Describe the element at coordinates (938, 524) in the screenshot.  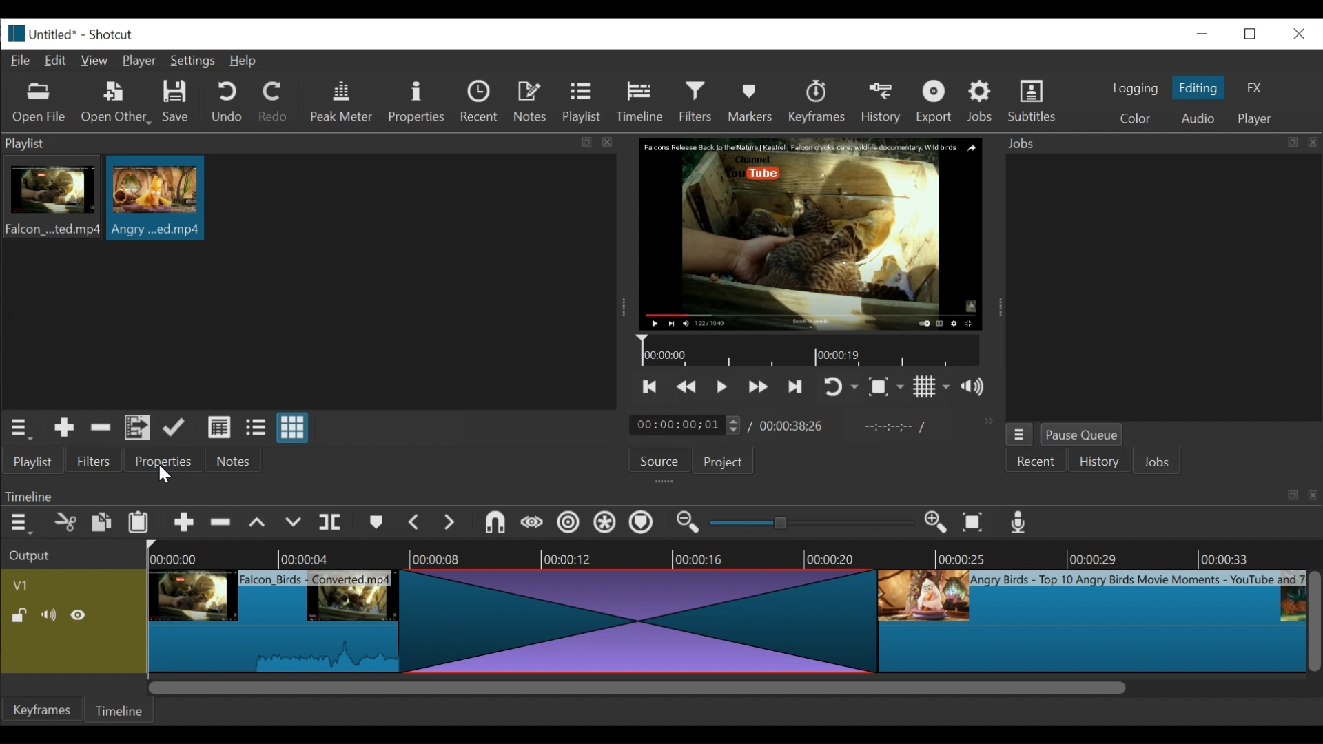
I see `Zoom in` at that location.